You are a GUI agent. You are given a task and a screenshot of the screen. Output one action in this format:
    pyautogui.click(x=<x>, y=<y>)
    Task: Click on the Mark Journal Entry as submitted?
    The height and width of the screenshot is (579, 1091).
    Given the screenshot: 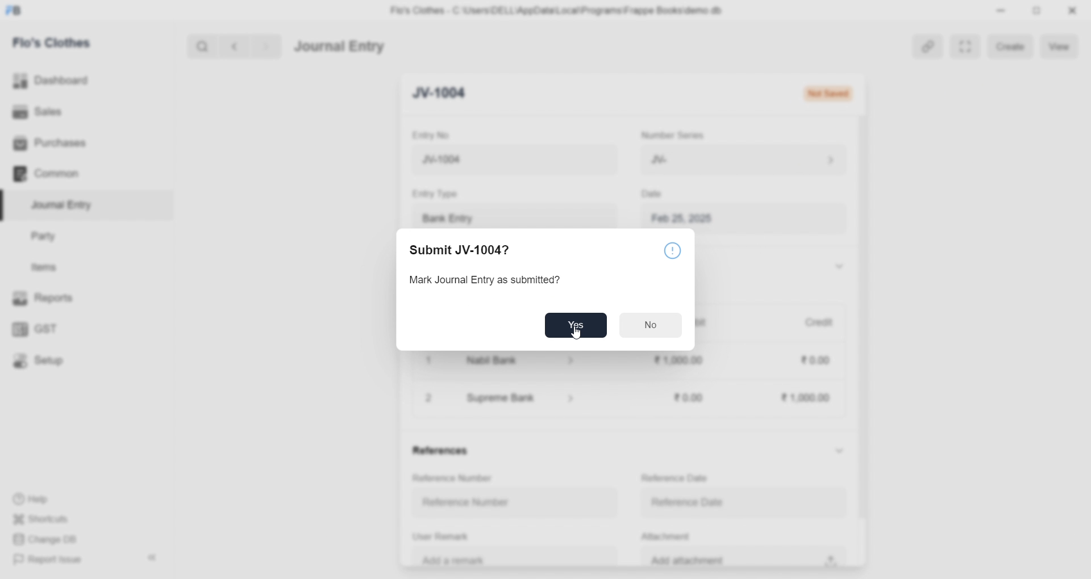 What is the action you would take?
    pyautogui.click(x=484, y=280)
    